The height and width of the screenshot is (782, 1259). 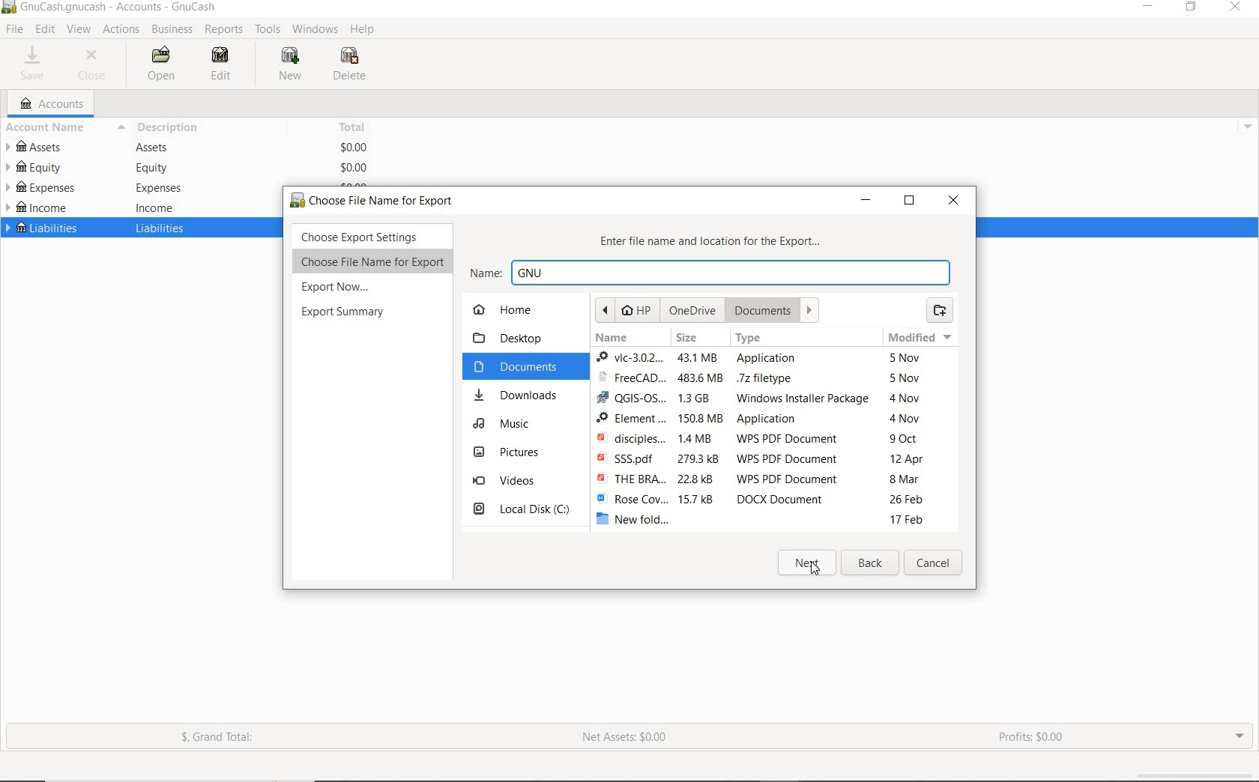 What do you see at coordinates (630, 434) in the screenshot?
I see `file names` at bounding box center [630, 434].